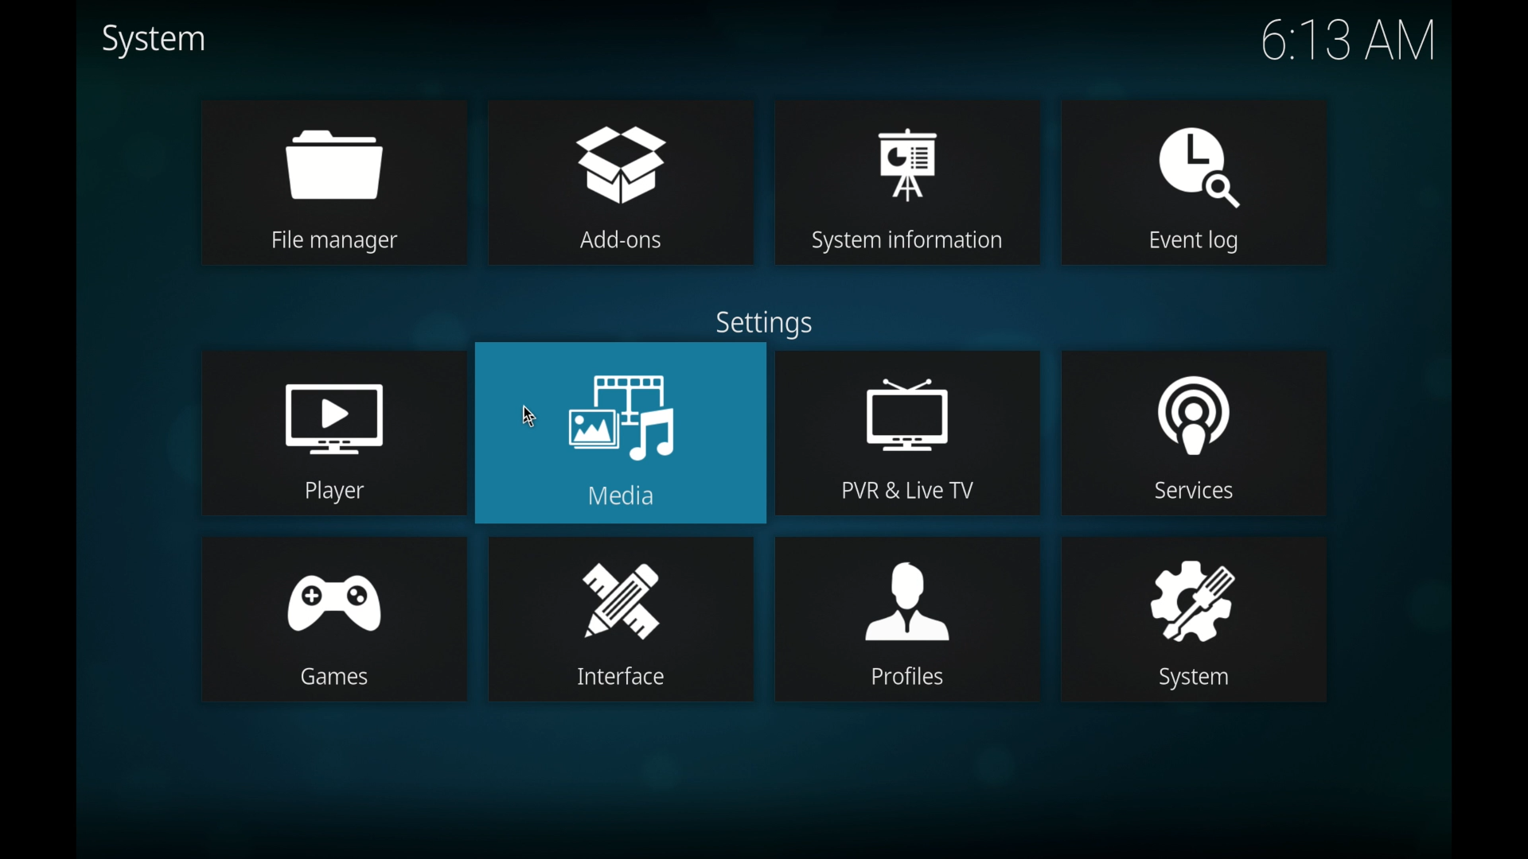  Describe the element at coordinates (333, 620) in the screenshot. I see `games` at that location.